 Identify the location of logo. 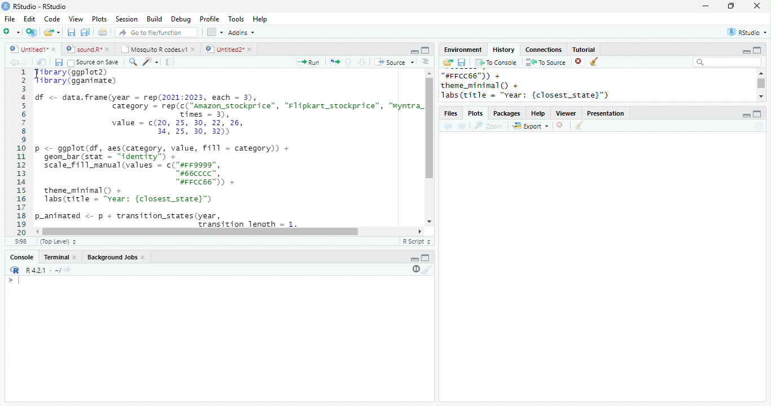
(6, 6).